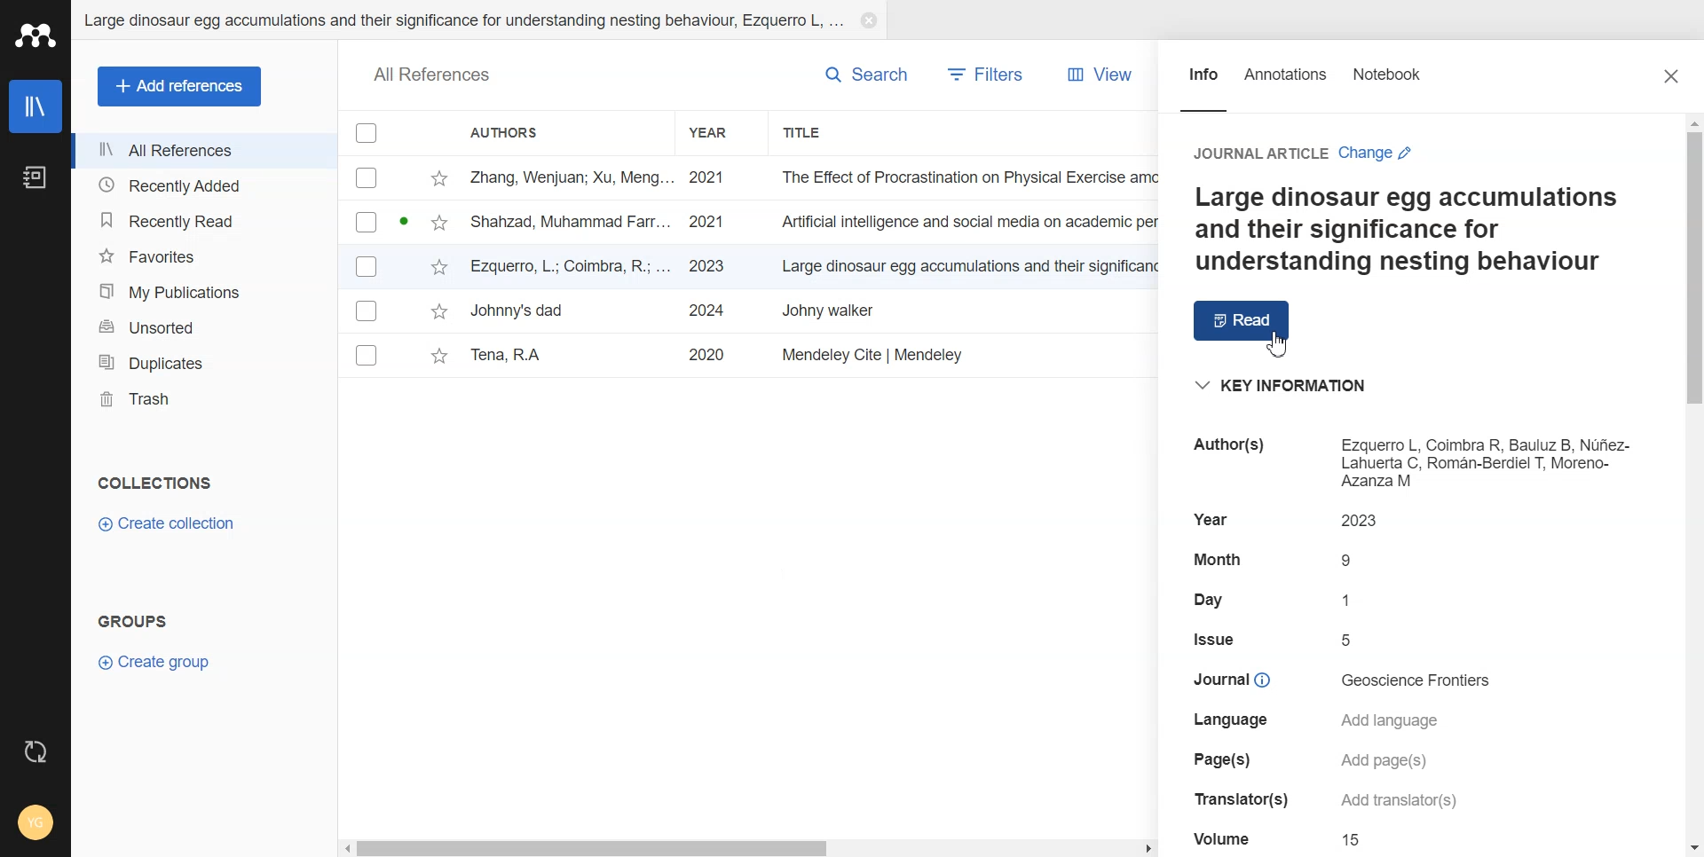 This screenshot has height=857, width=1704. Describe the element at coordinates (367, 132) in the screenshot. I see `Checkbox` at that location.